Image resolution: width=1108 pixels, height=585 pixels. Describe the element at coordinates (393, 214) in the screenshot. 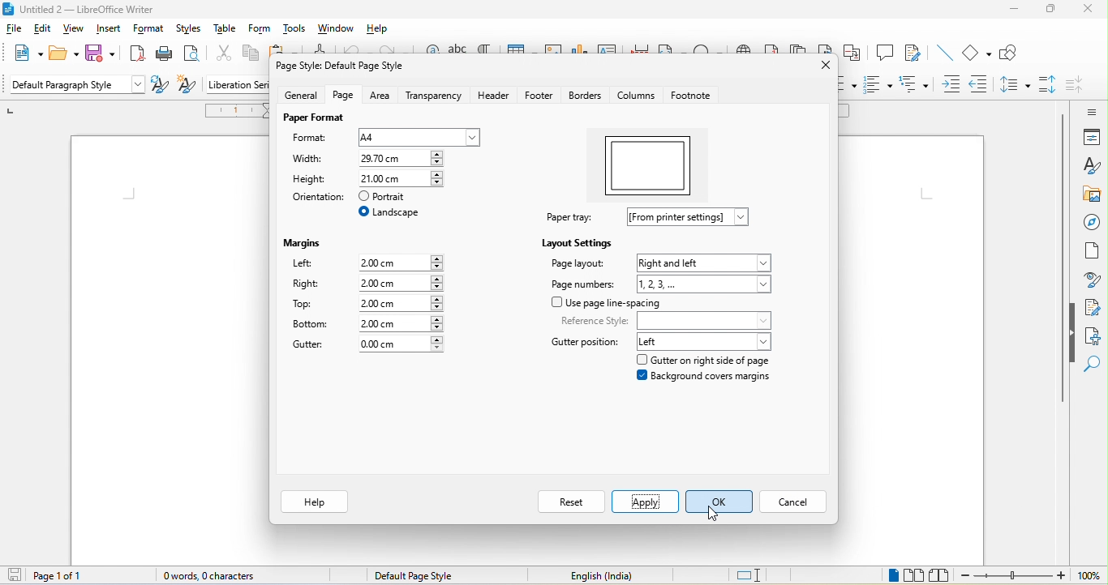

I see `select landscape orientation` at that location.